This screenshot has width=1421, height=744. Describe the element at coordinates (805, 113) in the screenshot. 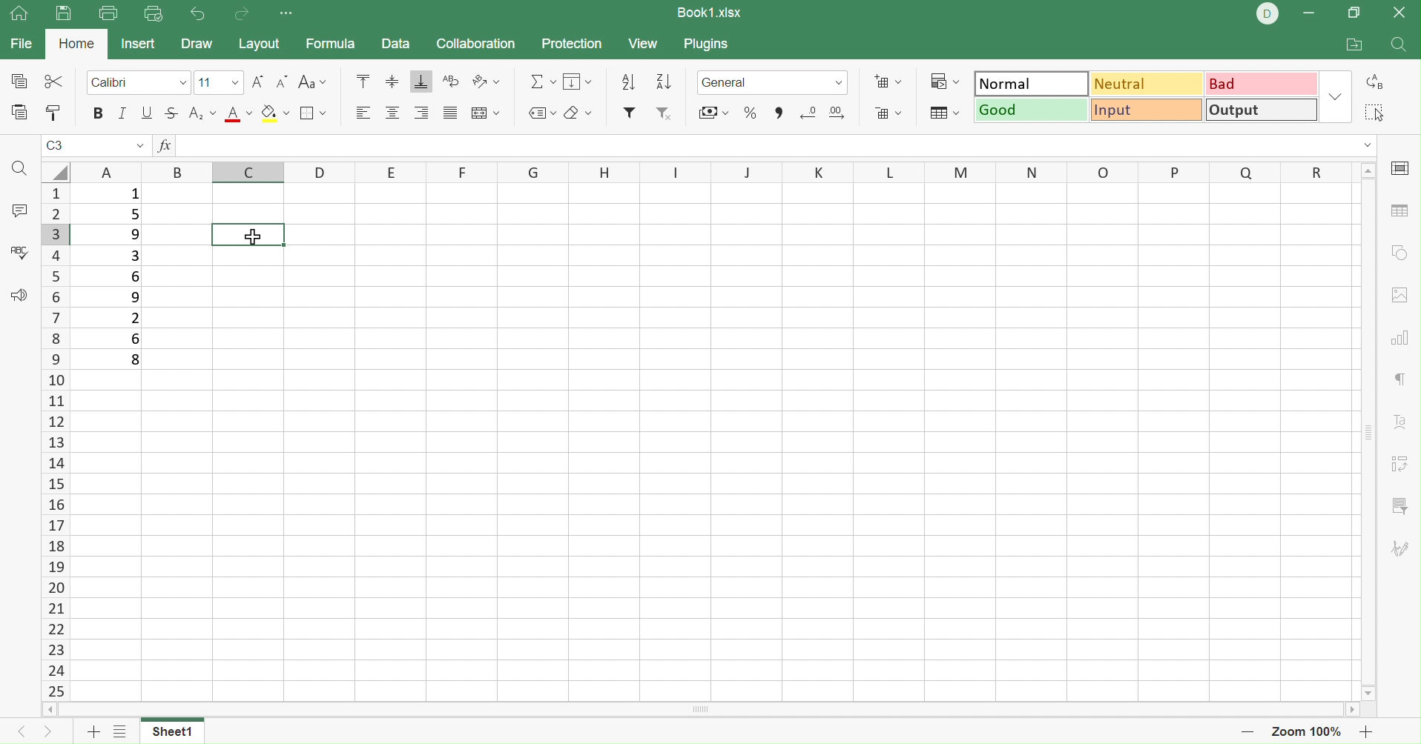

I see `Decrease decimal` at that location.